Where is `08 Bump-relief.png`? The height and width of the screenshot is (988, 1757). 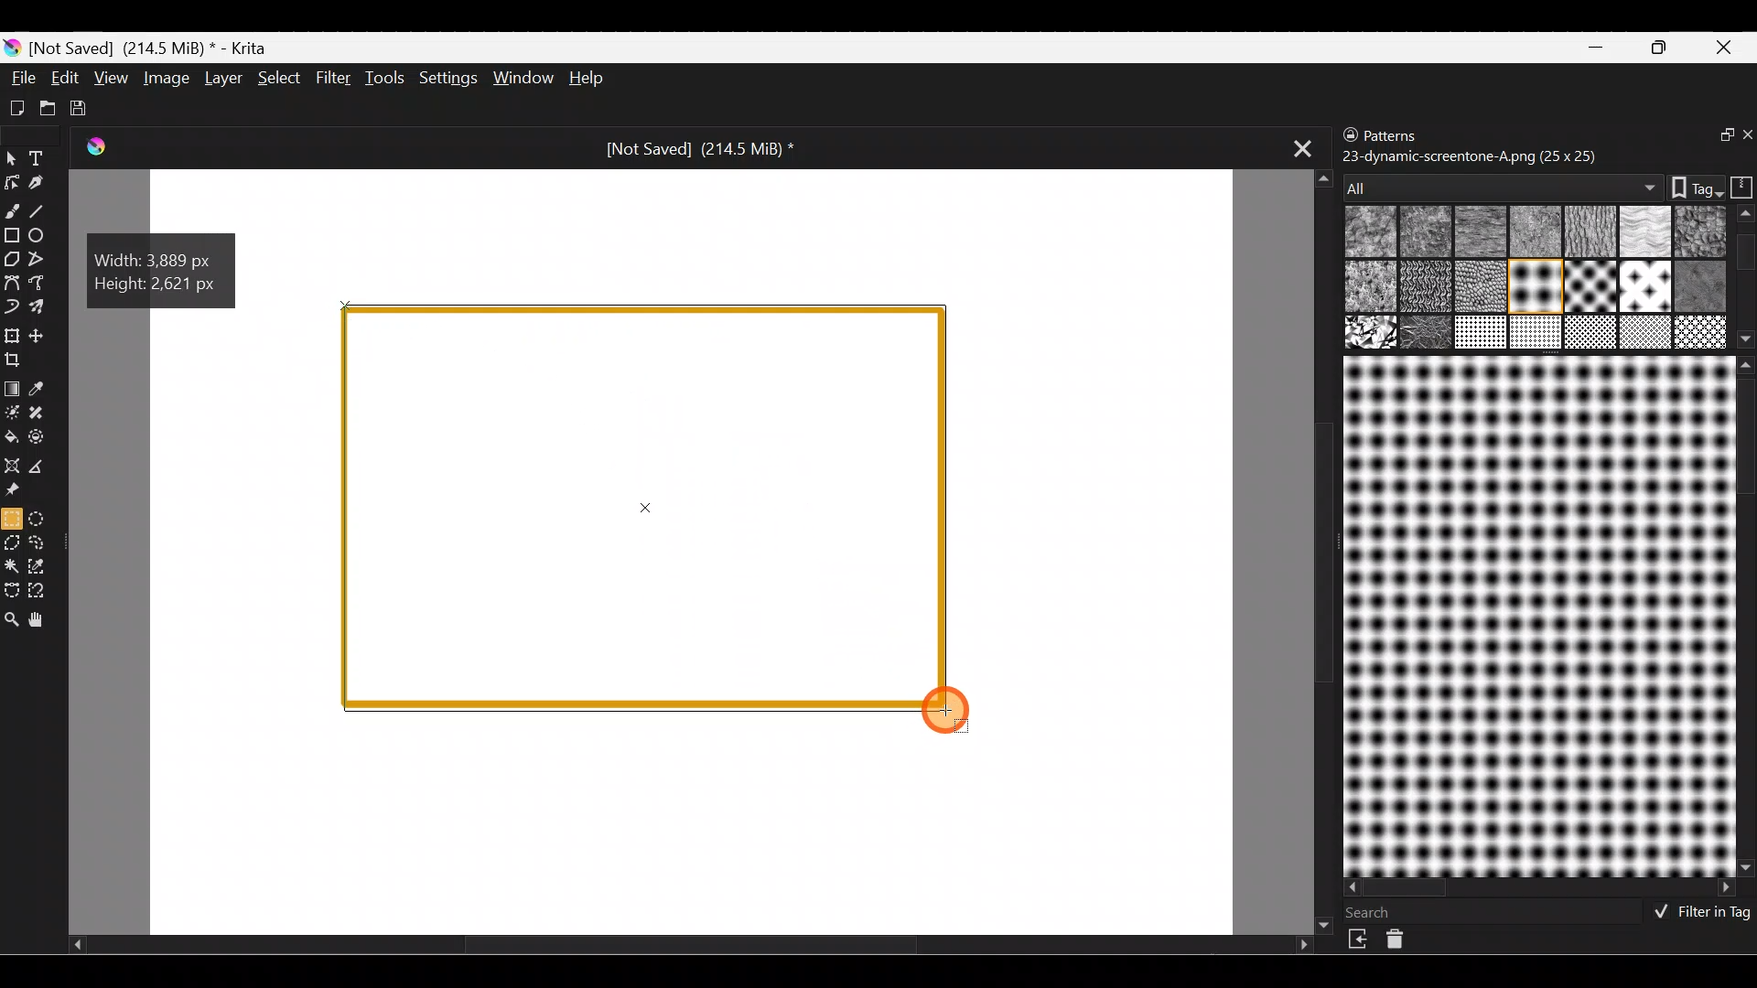
08 Bump-relief.png is located at coordinates (1374, 288).